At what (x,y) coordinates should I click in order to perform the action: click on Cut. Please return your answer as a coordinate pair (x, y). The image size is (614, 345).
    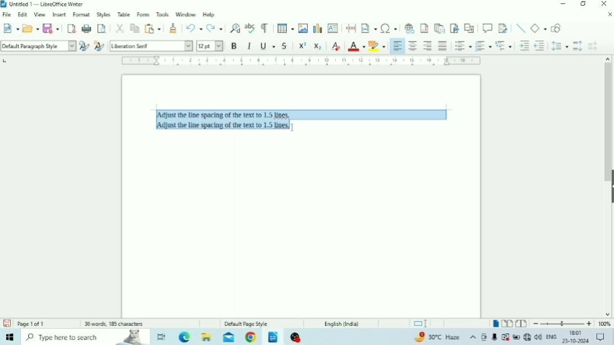
    Looking at the image, I should click on (119, 28).